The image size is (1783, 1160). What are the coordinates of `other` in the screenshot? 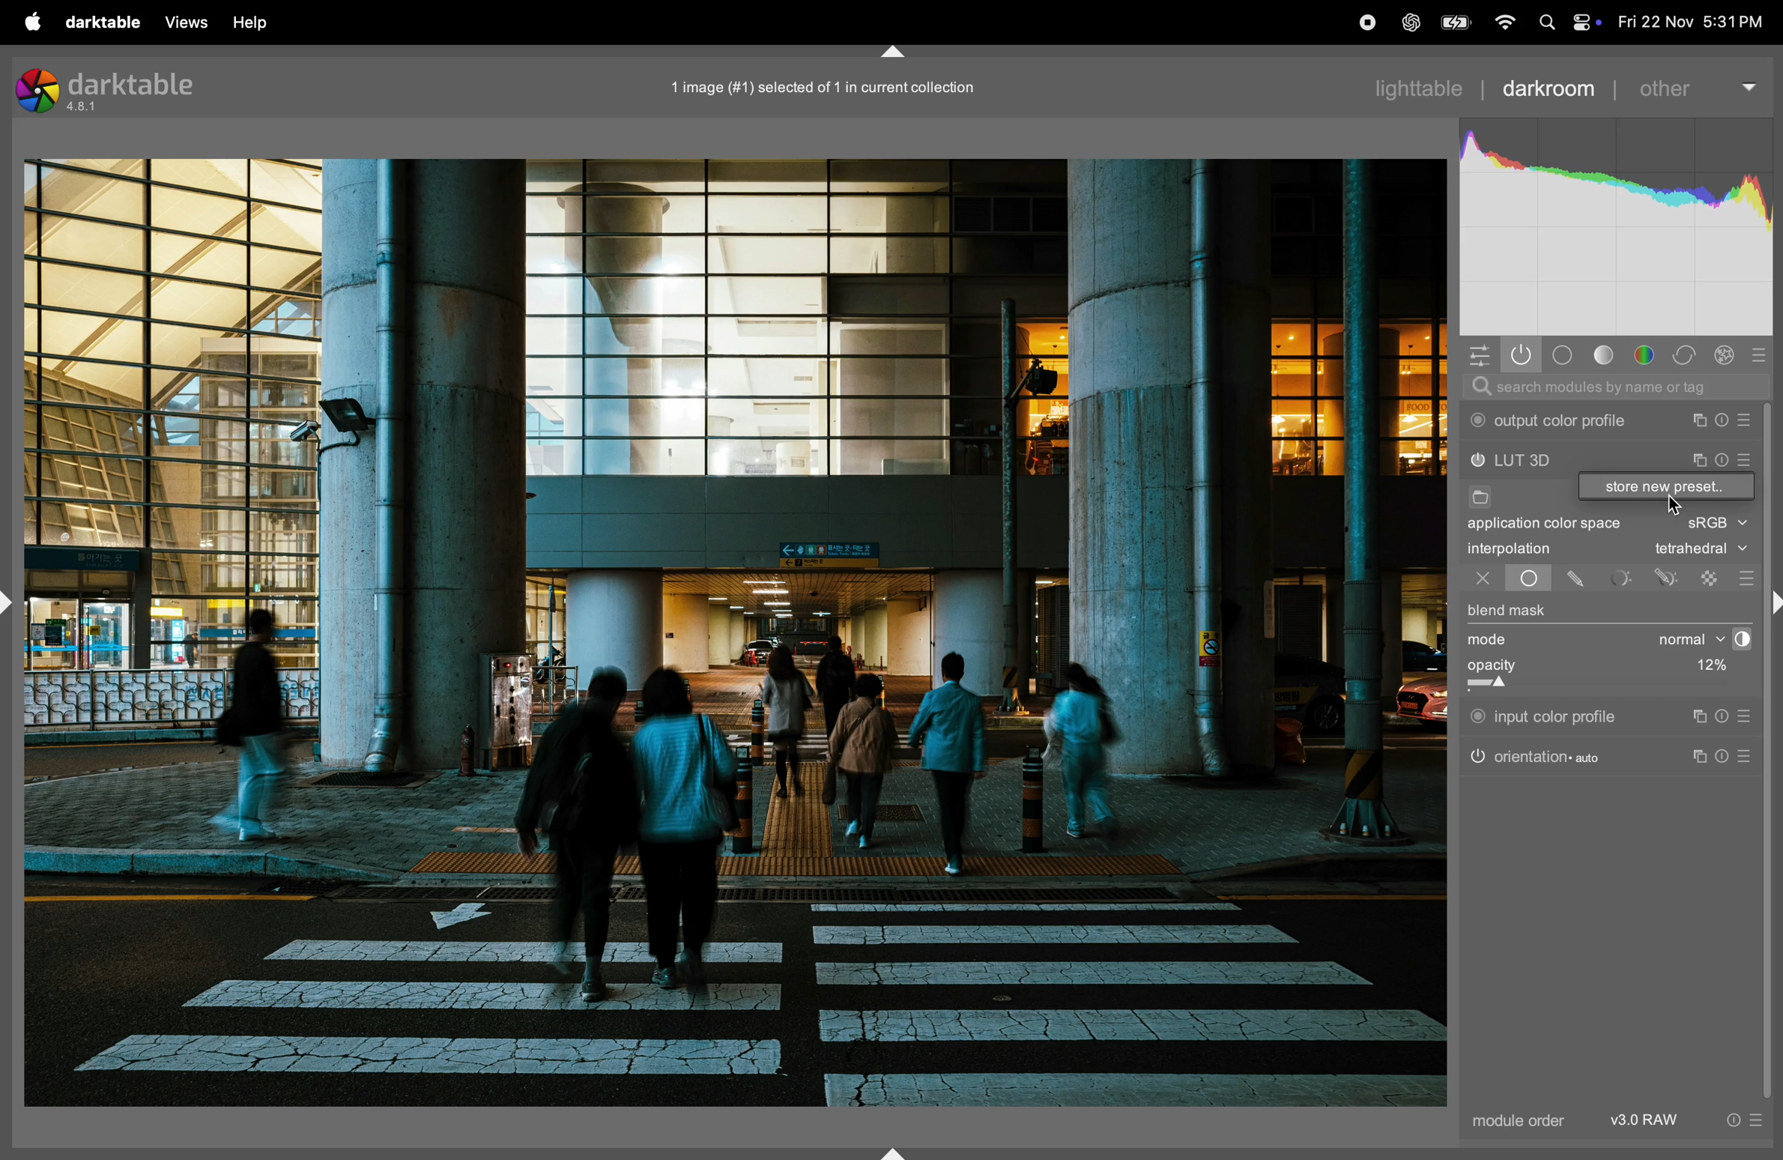 It's located at (1696, 82).